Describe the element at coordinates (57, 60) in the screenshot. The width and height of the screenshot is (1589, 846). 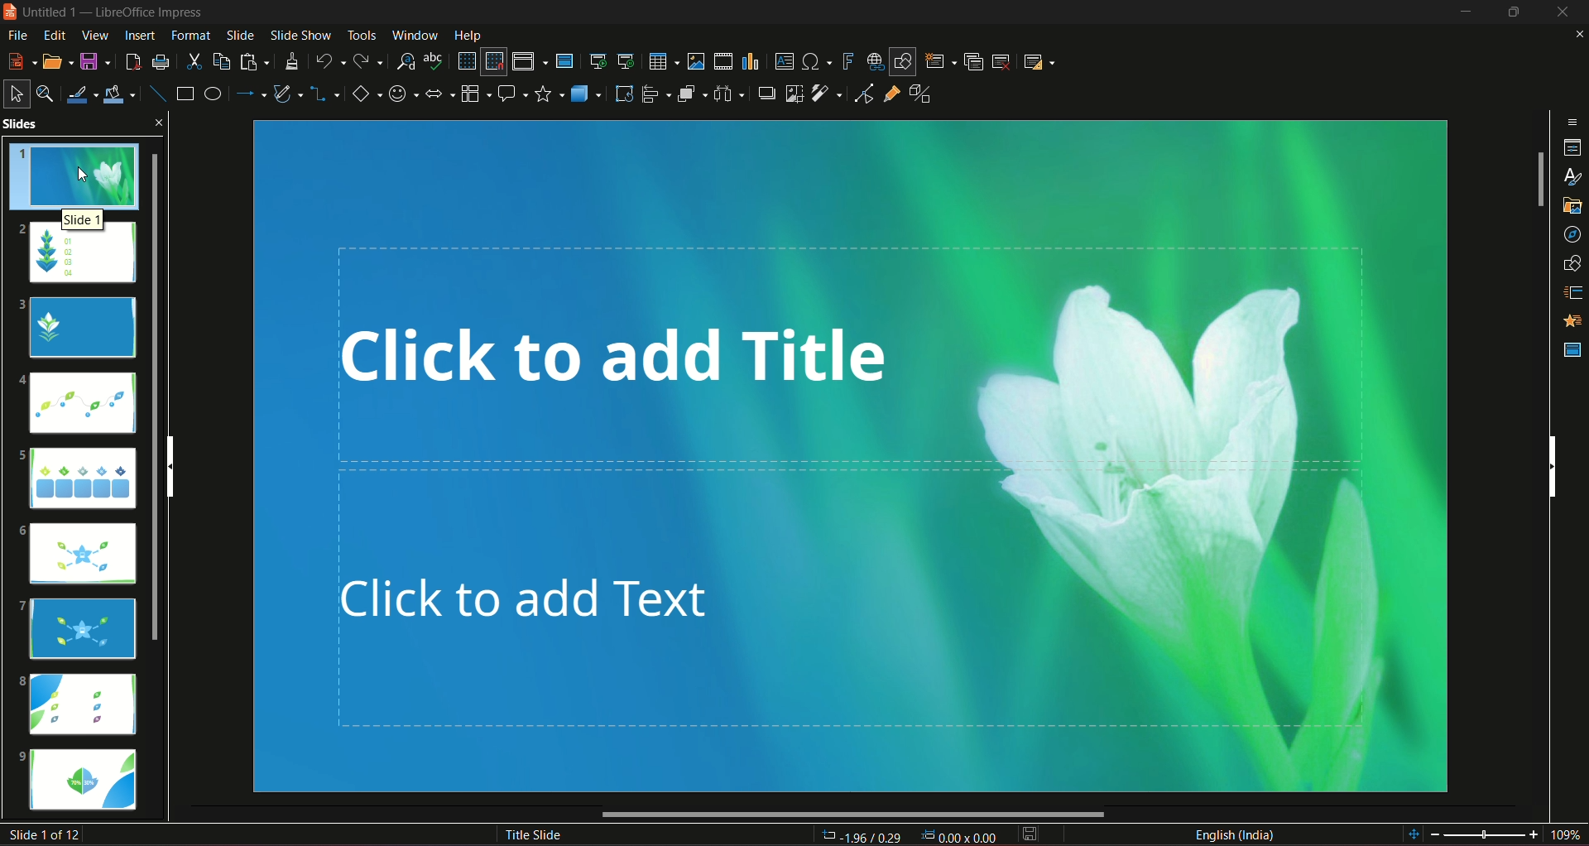
I see `open` at that location.